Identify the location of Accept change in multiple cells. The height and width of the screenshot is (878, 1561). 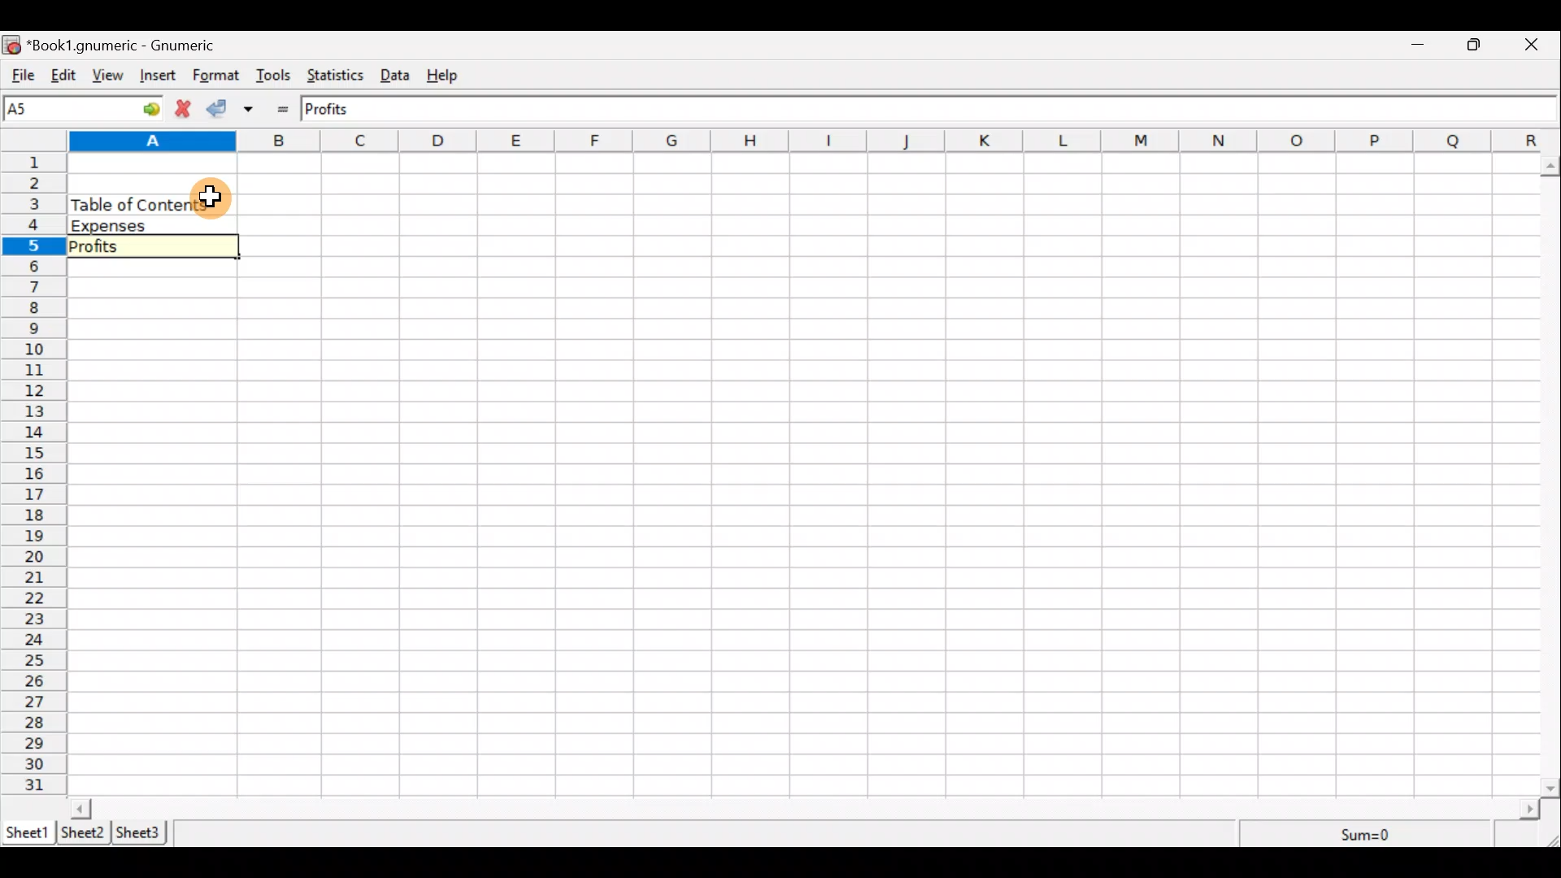
(254, 109).